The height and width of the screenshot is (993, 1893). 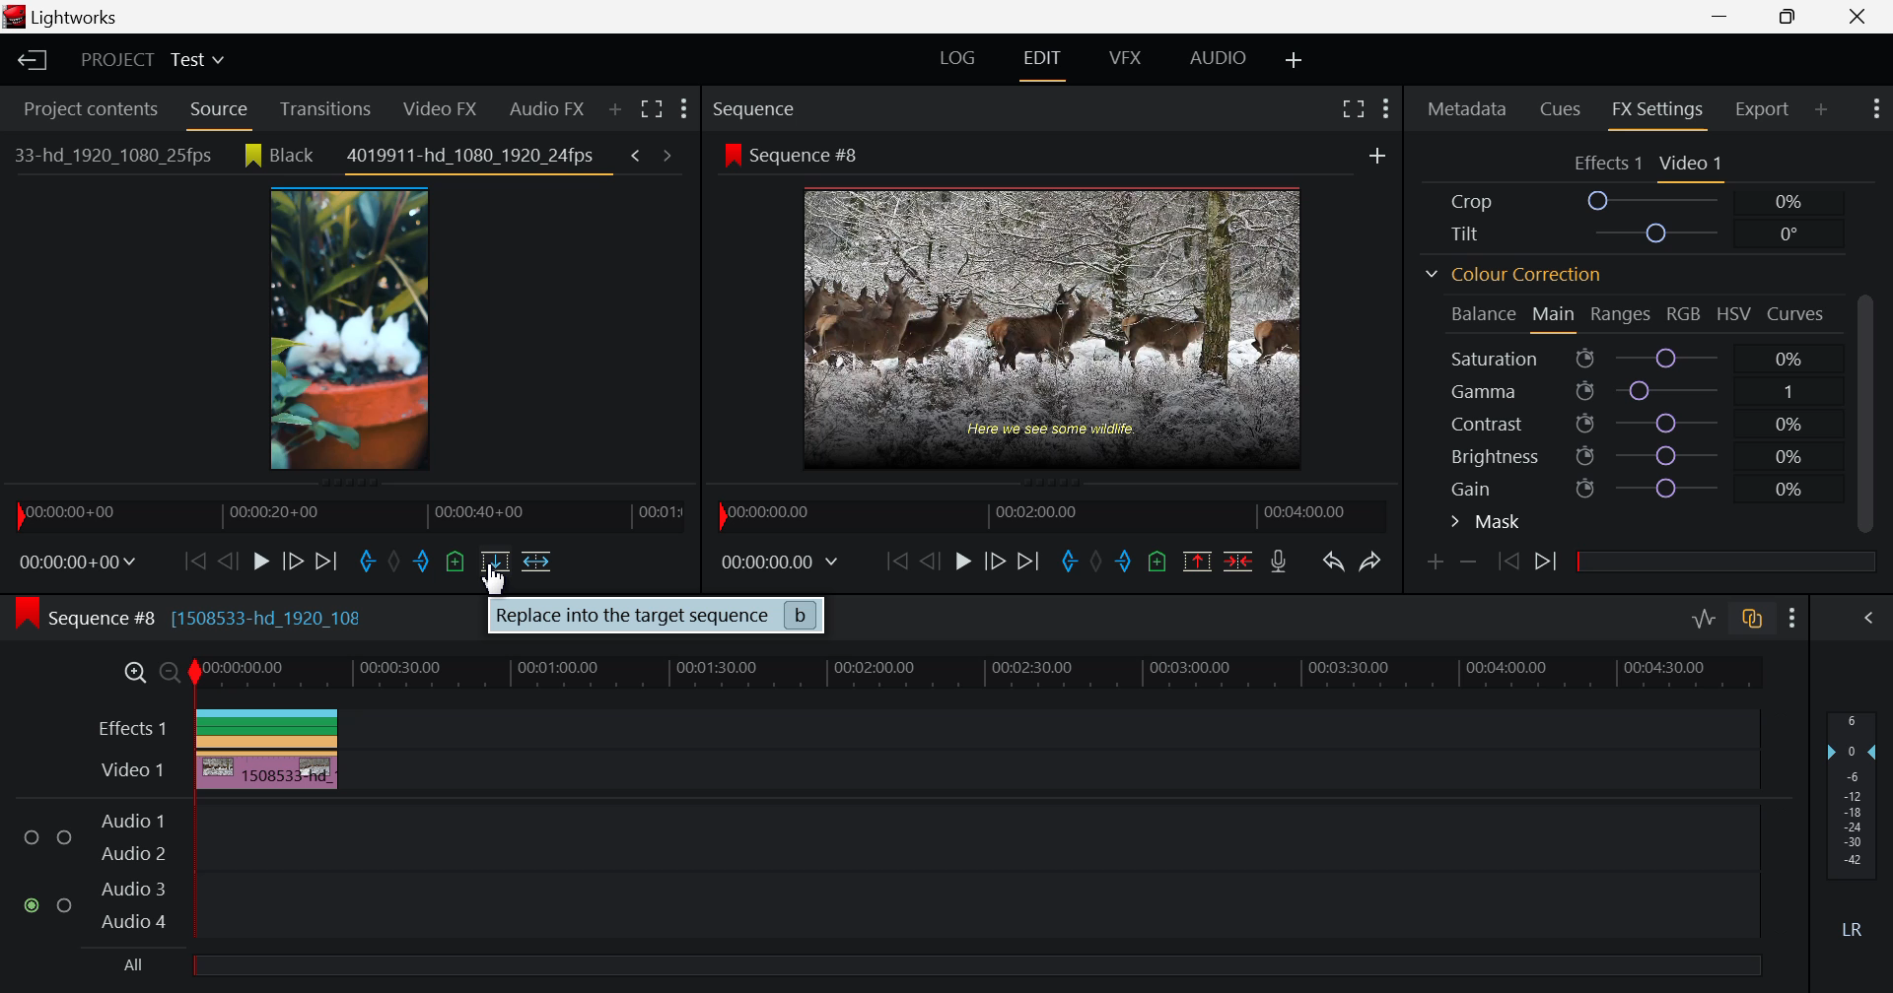 What do you see at coordinates (1623, 315) in the screenshot?
I see `Ranges` at bounding box center [1623, 315].